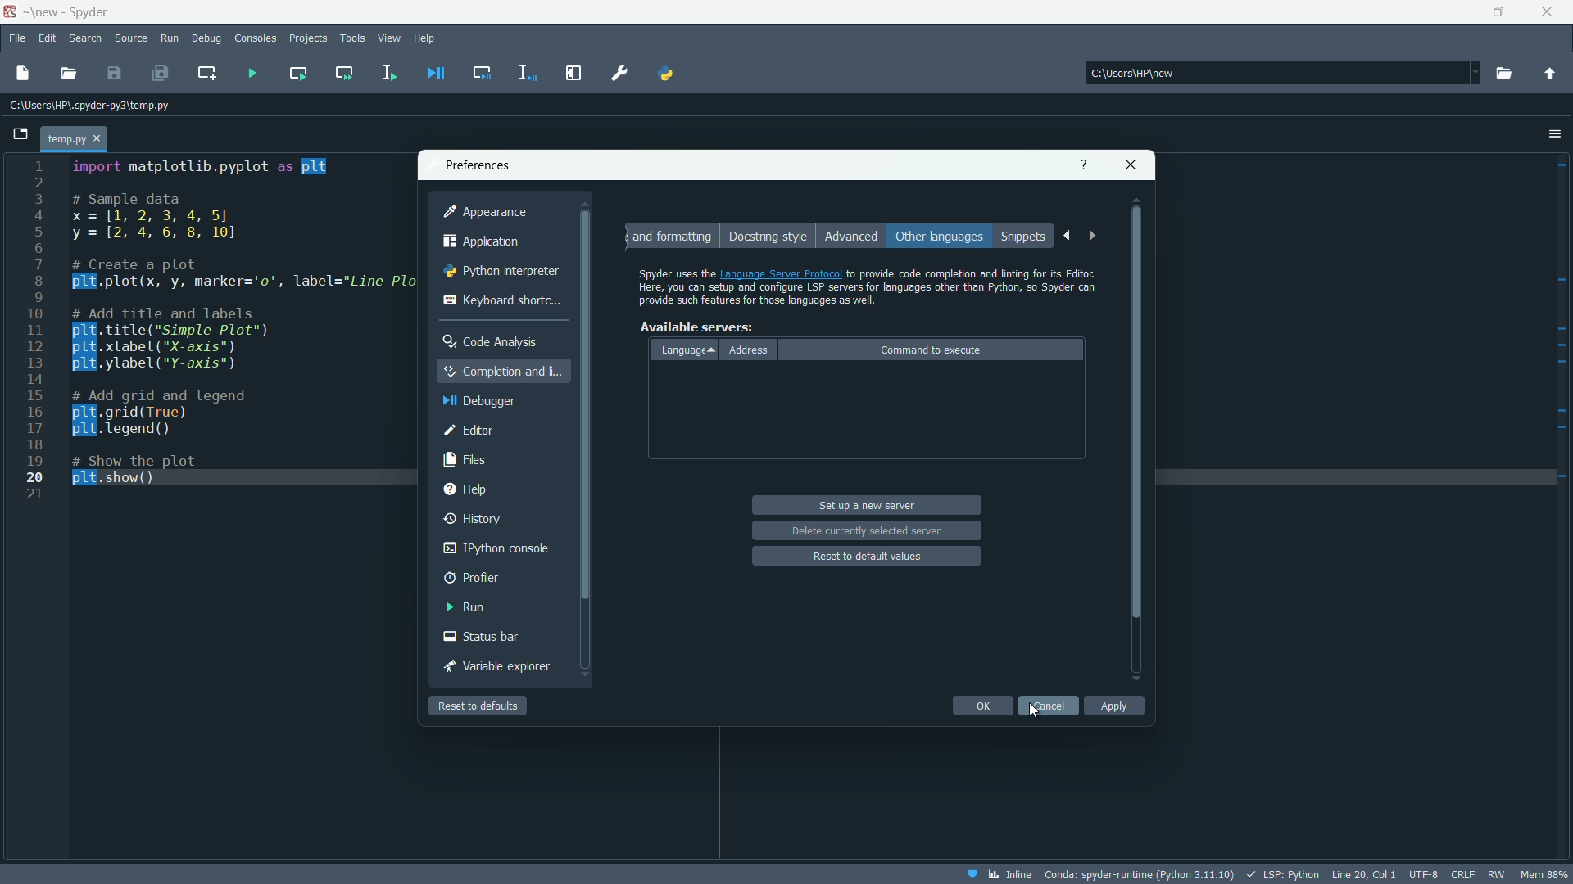 The width and height of the screenshot is (1573, 884). I want to click on save all files, so click(159, 72).